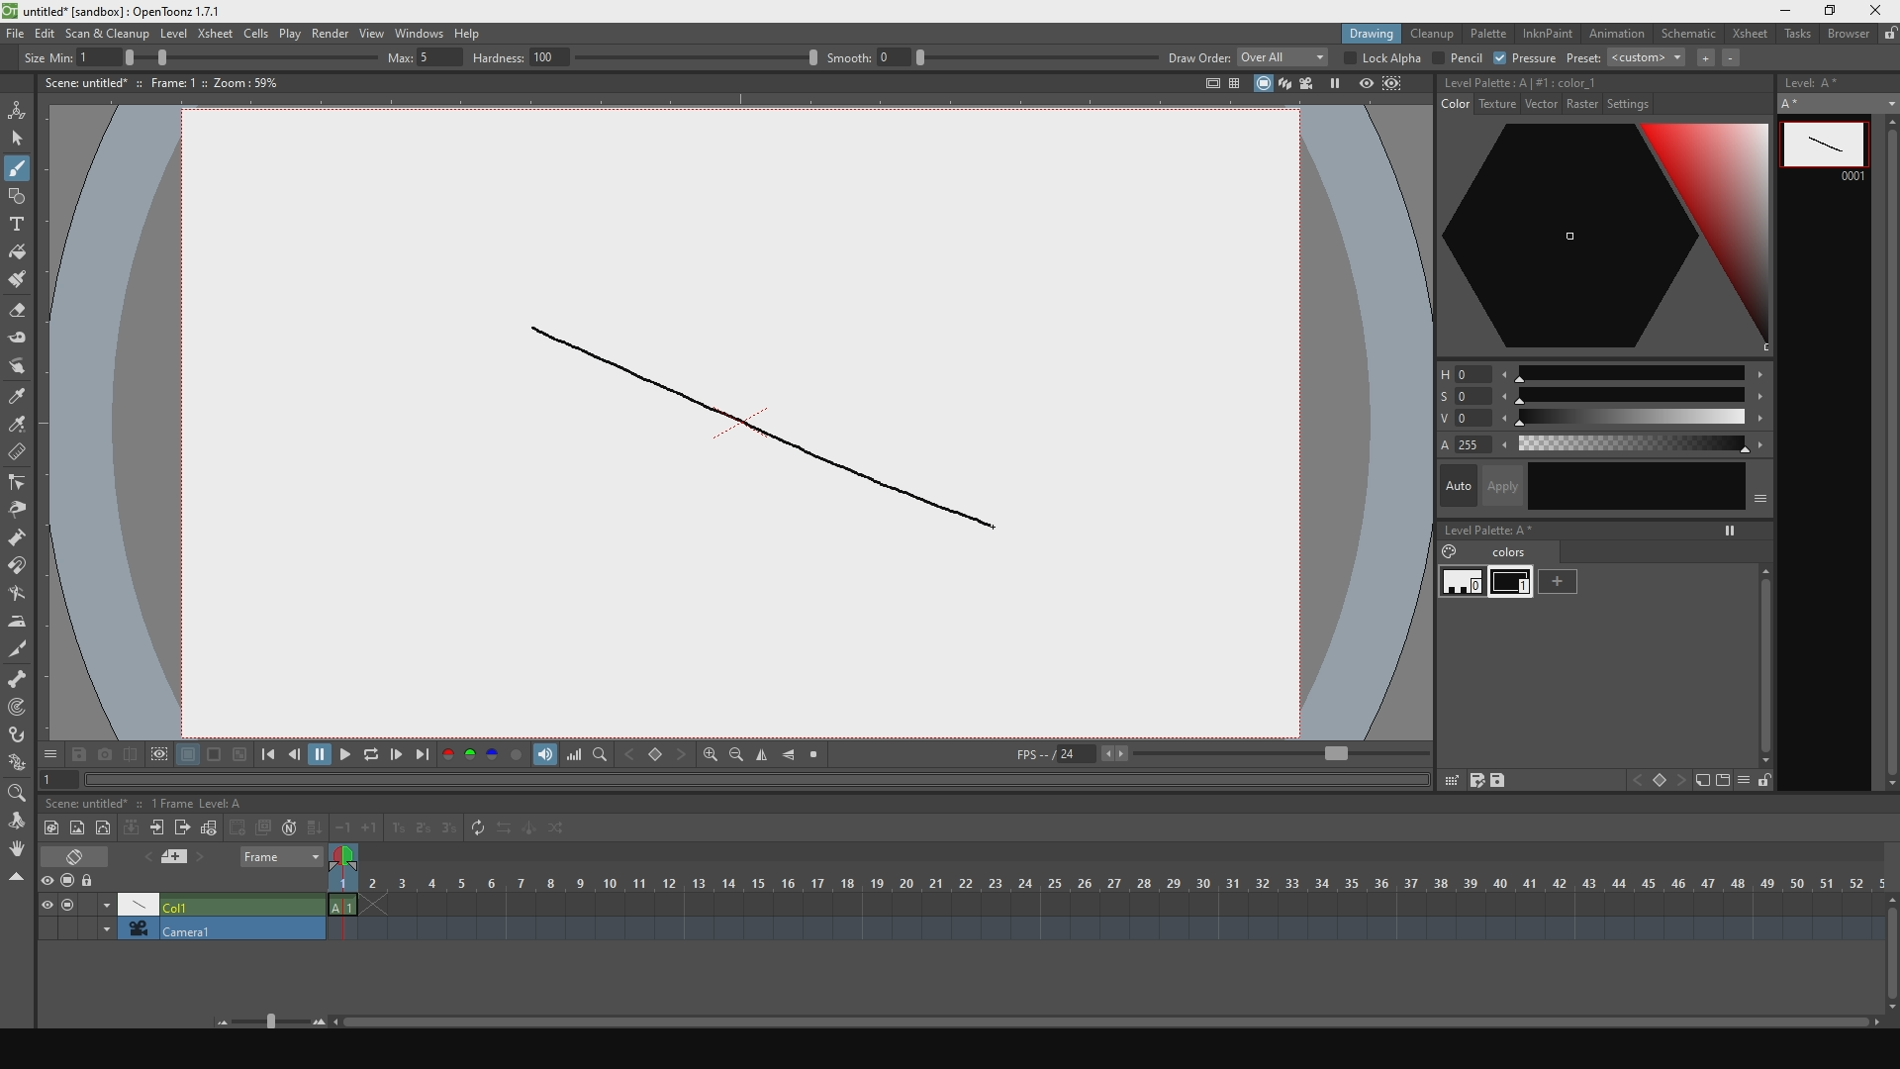 This screenshot has width=1900, height=1069. What do you see at coordinates (399, 756) in the screenshot?
I see `go forwards` at bounding box center [399, 756].